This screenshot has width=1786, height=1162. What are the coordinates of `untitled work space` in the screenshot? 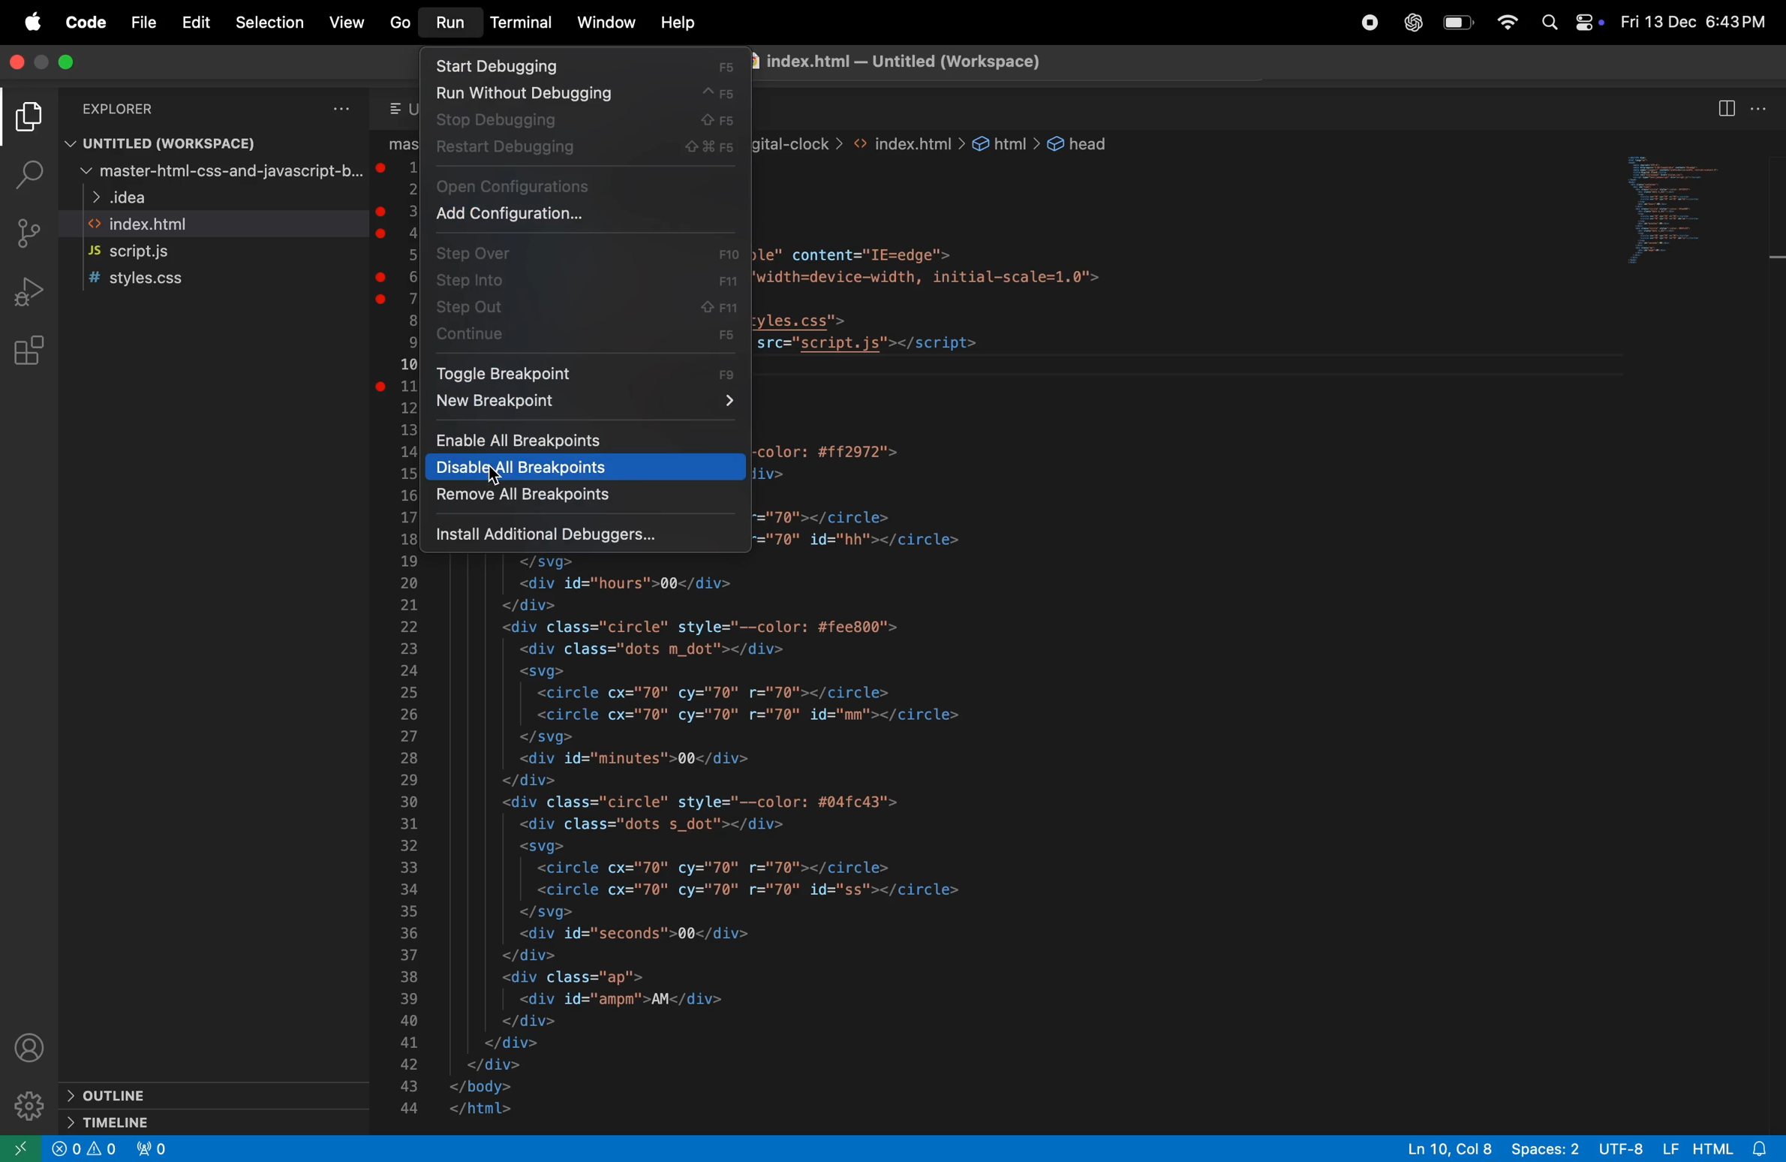 It's located at (162, 143).